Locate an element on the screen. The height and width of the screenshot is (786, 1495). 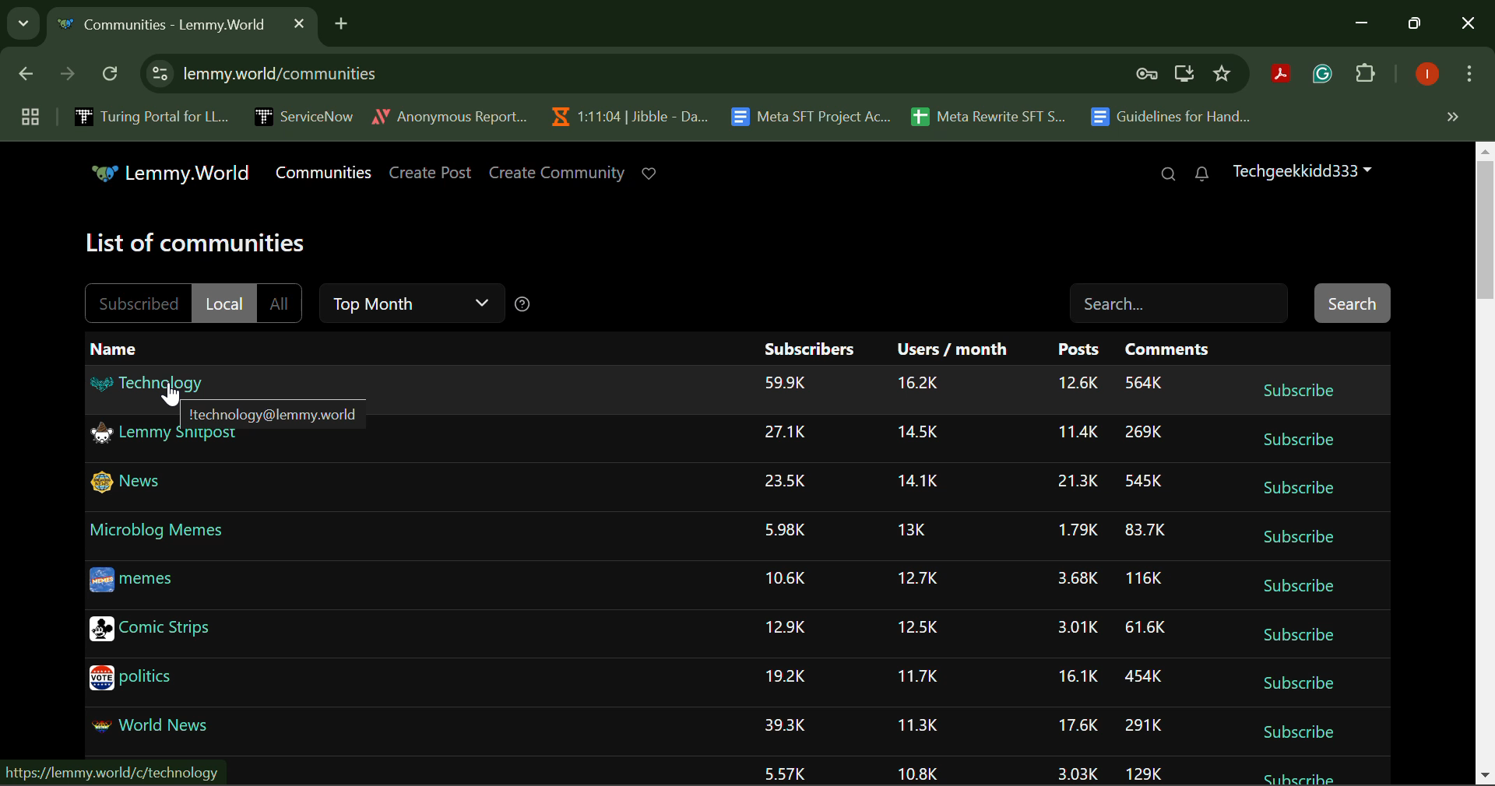
Add Tab is located at coordinates (341, 21).